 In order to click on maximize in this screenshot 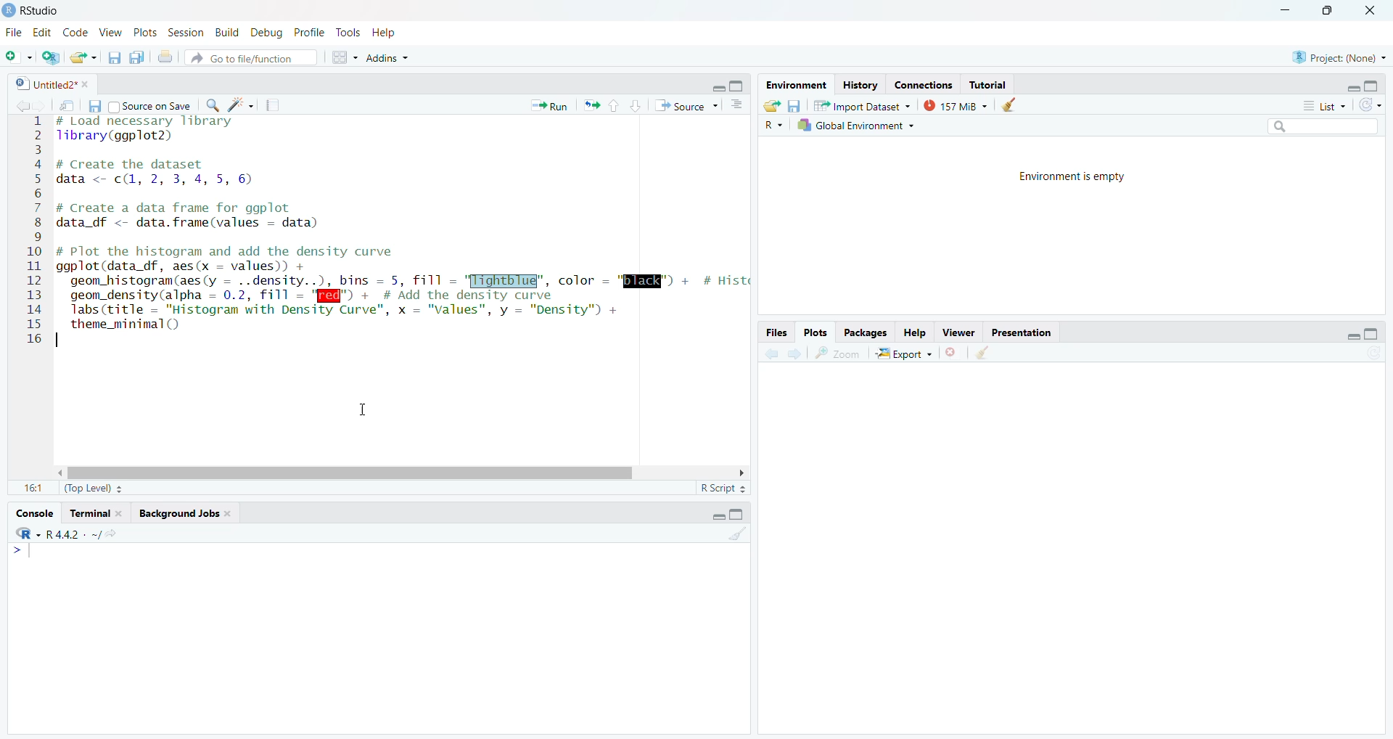, I will do `click(1373, 85)`.